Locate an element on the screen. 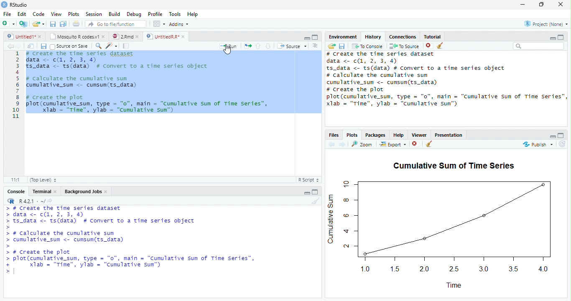 Image resolution: width=571 pixels, height=301 pixels. Files is located at coordinates (247, 46).